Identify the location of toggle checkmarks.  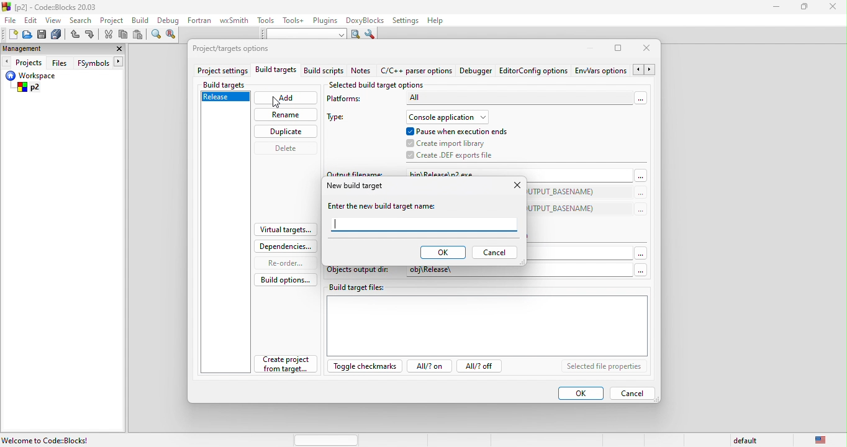
(365, 366).